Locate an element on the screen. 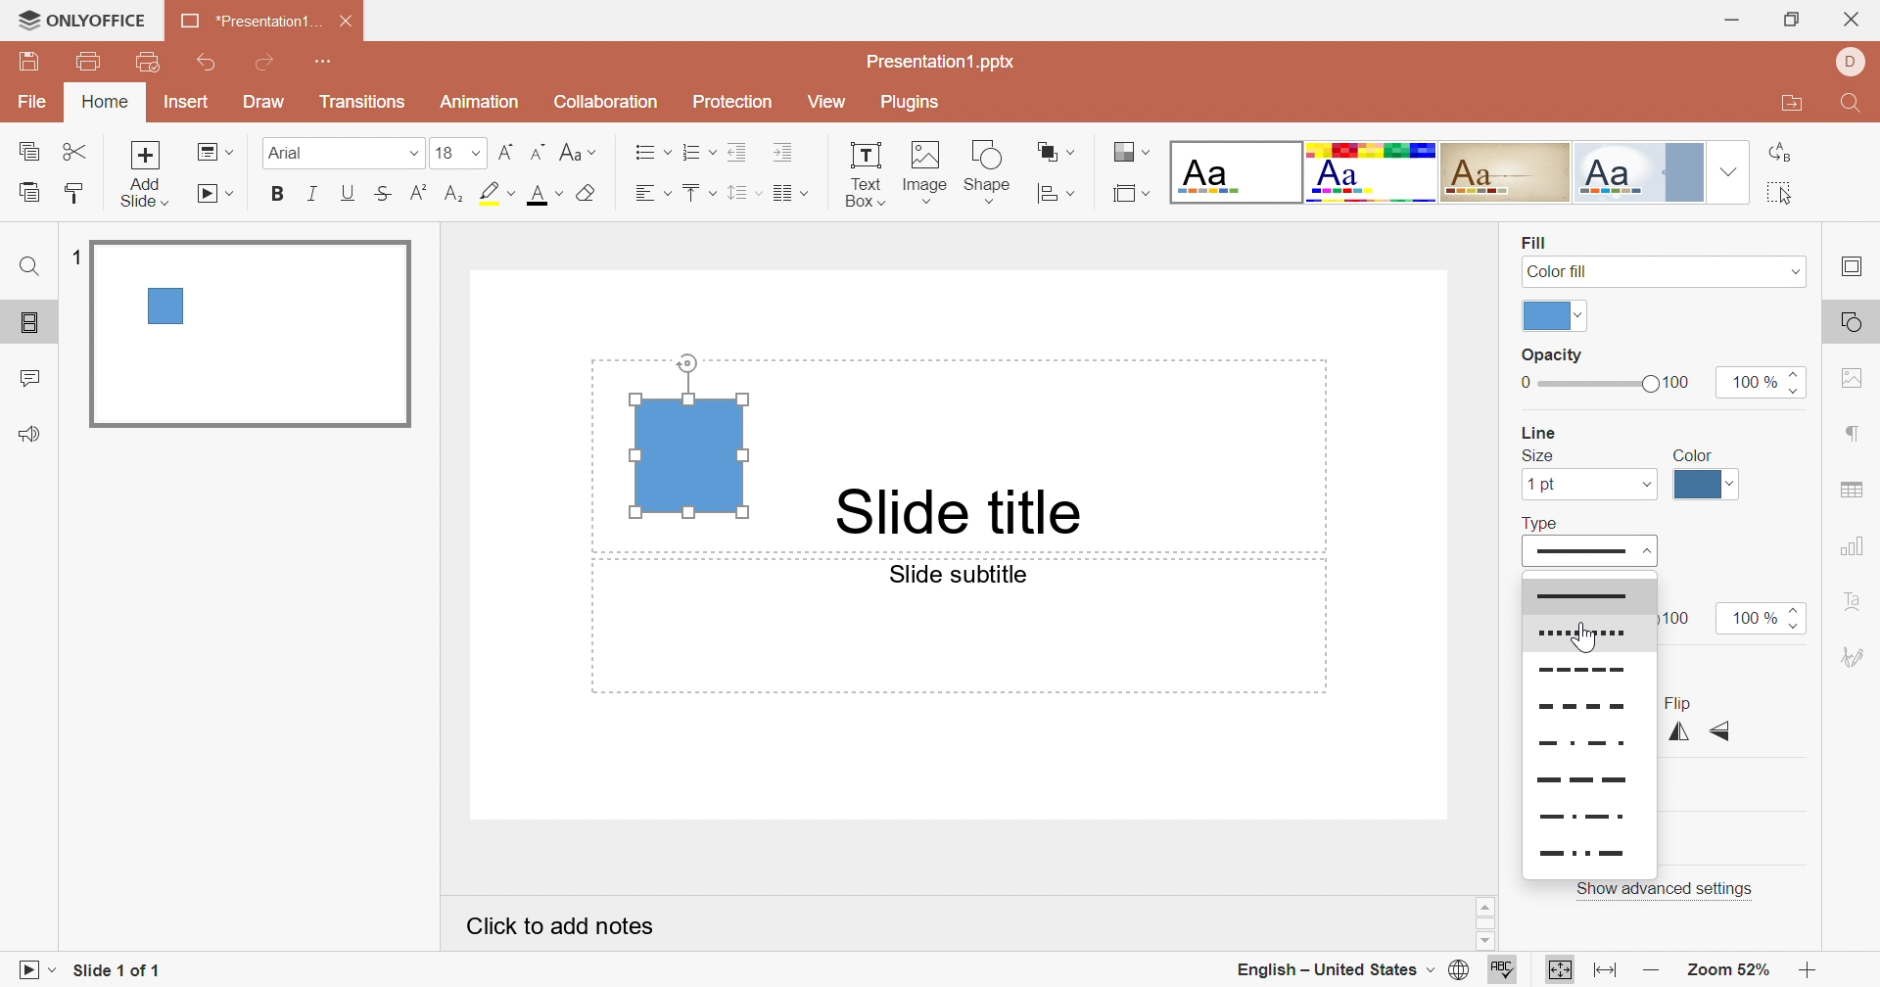  Opacity is located at coordinates (1550, 357).